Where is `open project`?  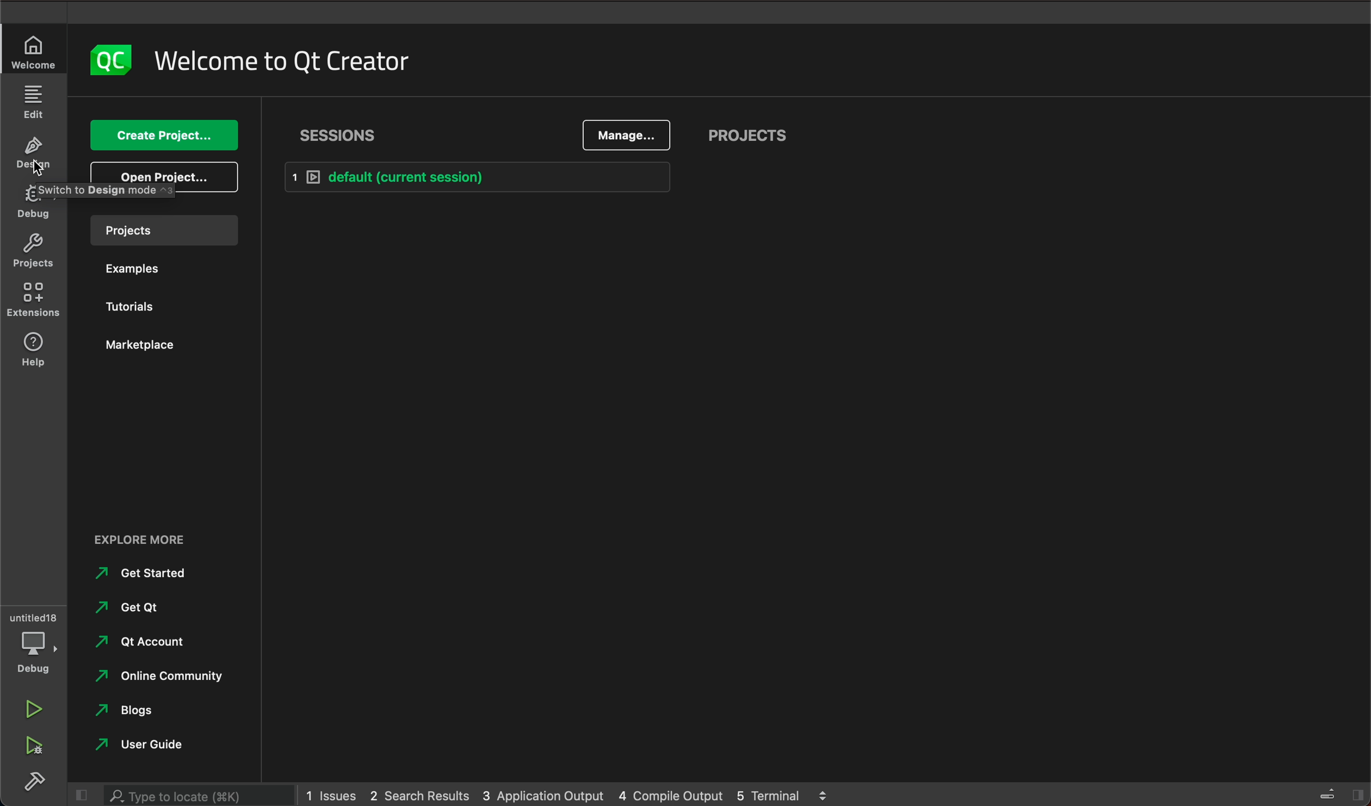
open project is located at coordinates (163, 176).